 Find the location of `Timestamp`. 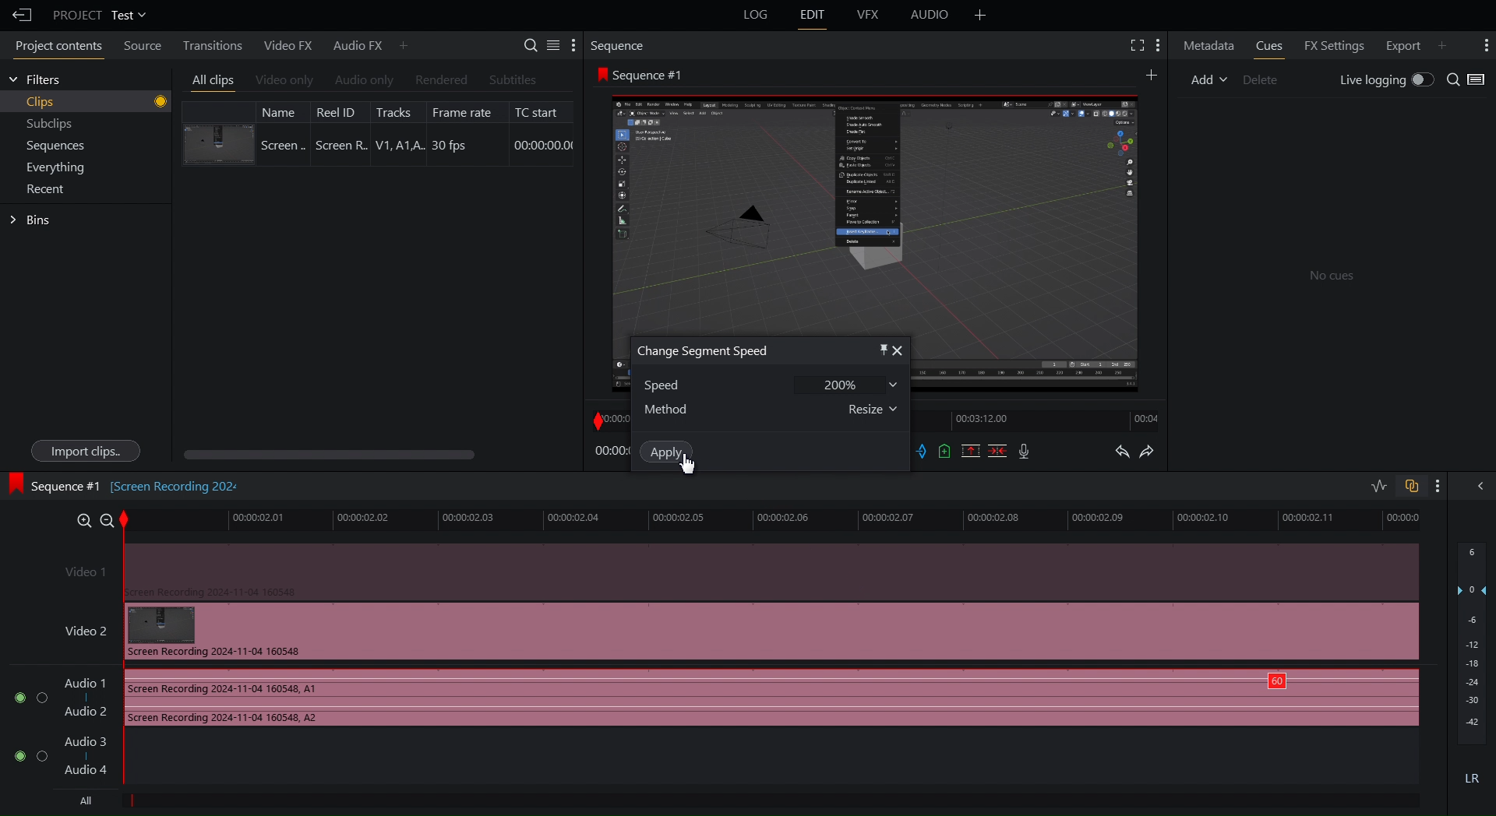

Timestamp is located at coordinates (611, 452).